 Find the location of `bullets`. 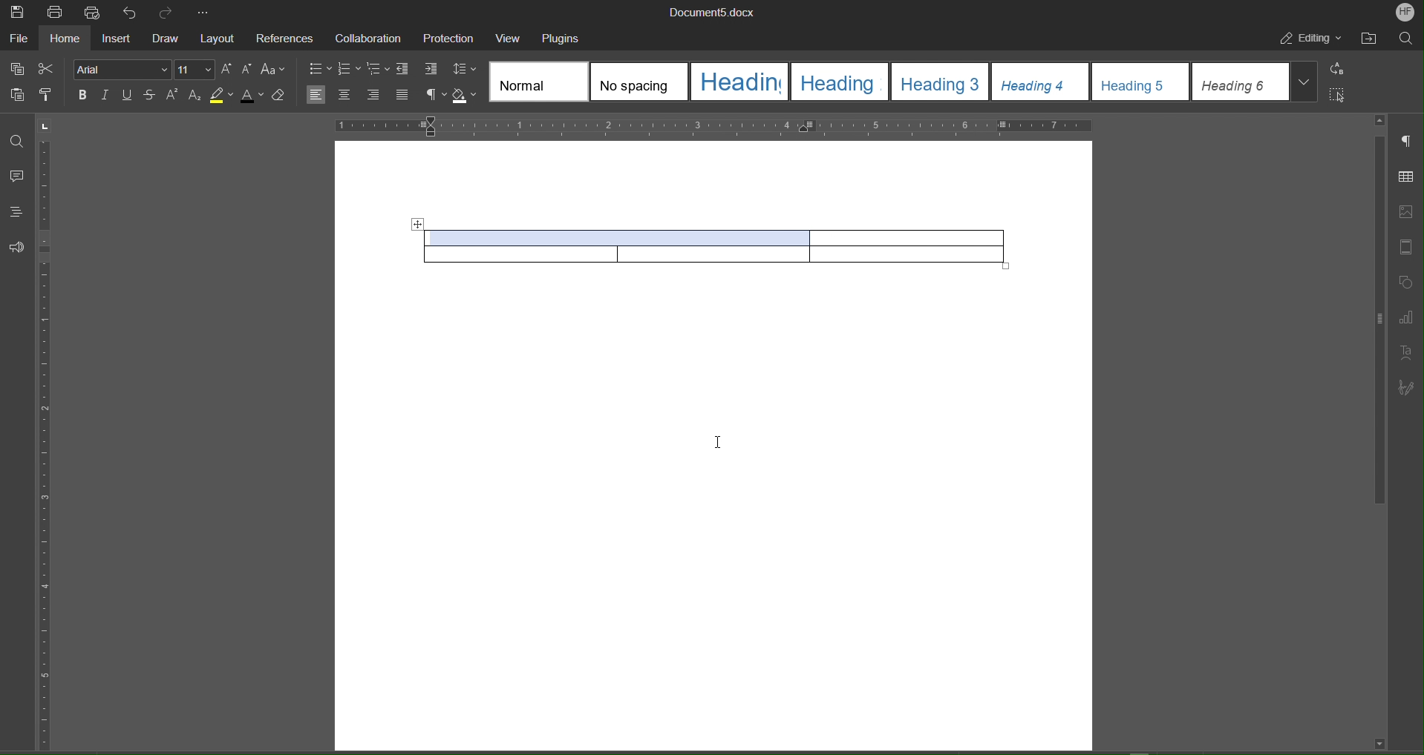

bullets is located at coordinates (319, 70).